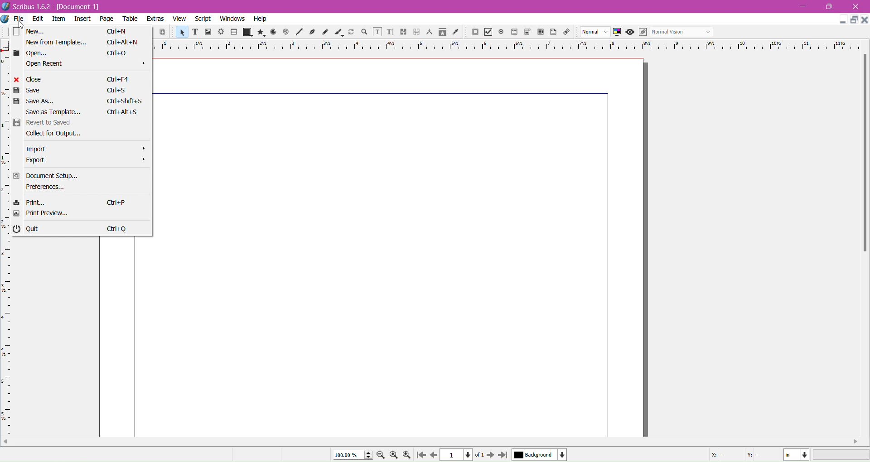 The height and width of the screenshot is (462, 870). Describe the element at coordinates (66, 123) in the screenshot. I see `Revert to Saved` at that location.